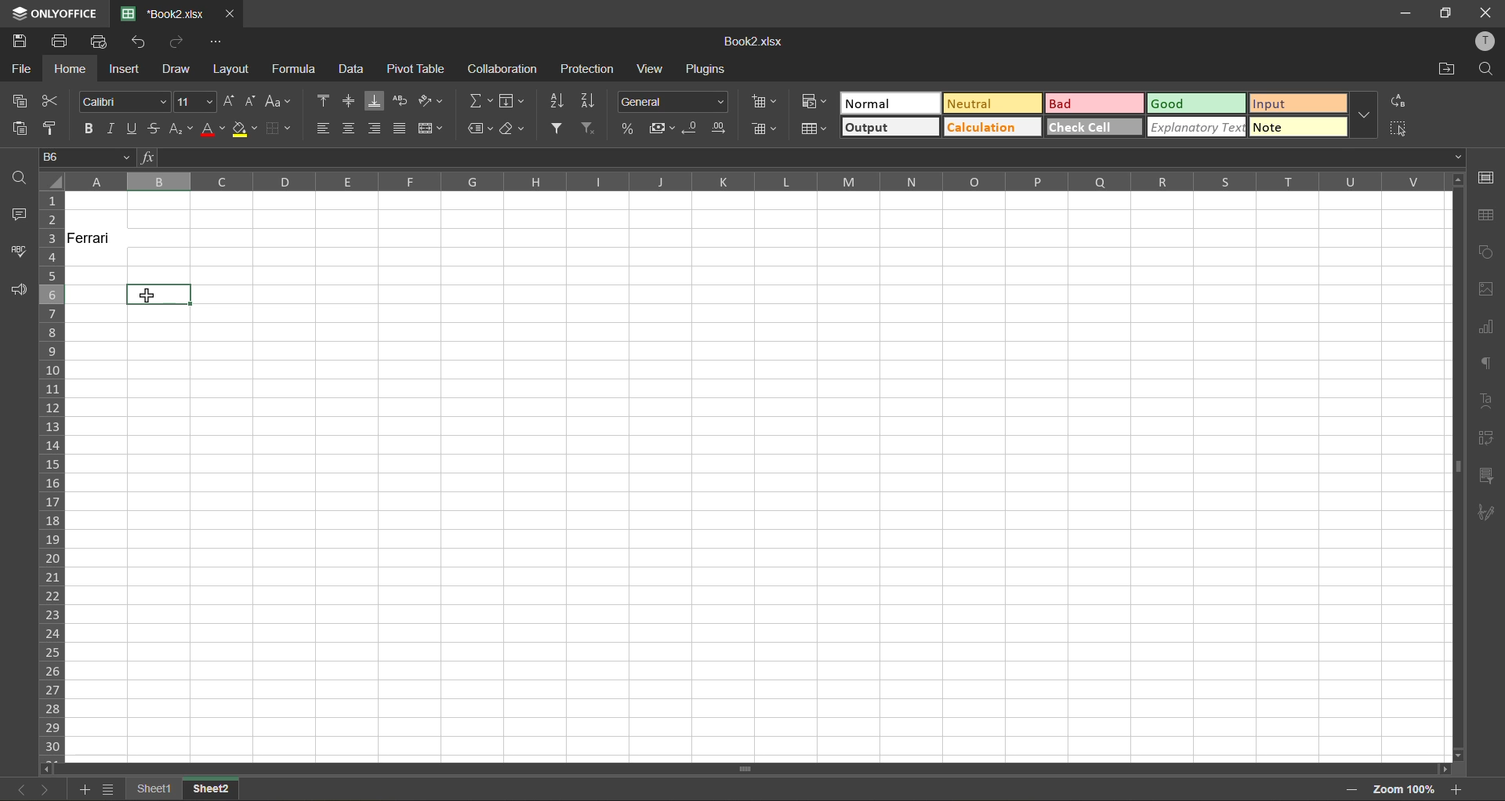 The image size is (1505, 801). I want to click on increase decimal, so click(720, 129).